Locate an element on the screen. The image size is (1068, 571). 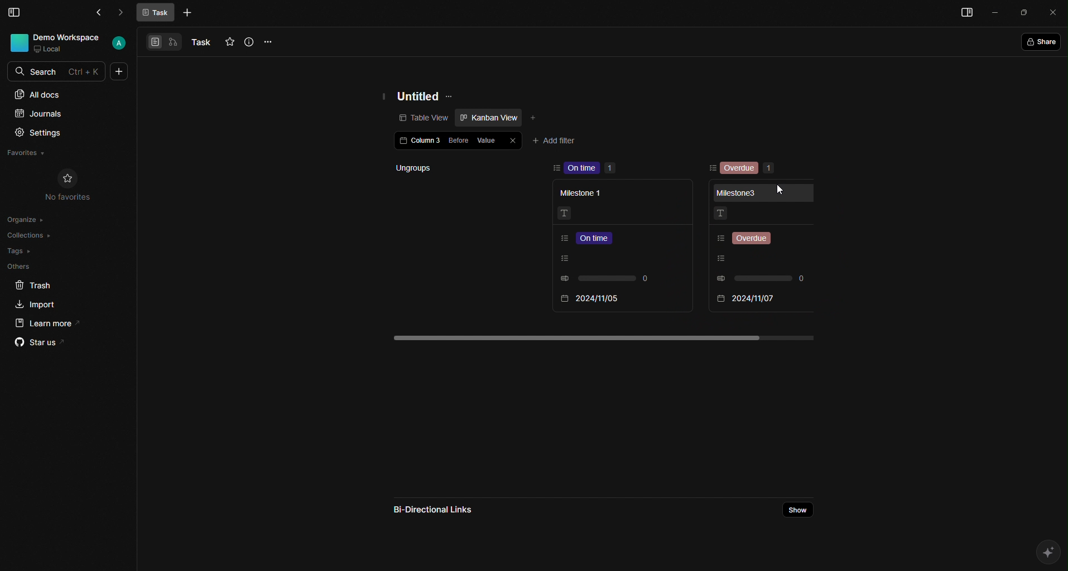
Collections is located at coordinates (31, 236).